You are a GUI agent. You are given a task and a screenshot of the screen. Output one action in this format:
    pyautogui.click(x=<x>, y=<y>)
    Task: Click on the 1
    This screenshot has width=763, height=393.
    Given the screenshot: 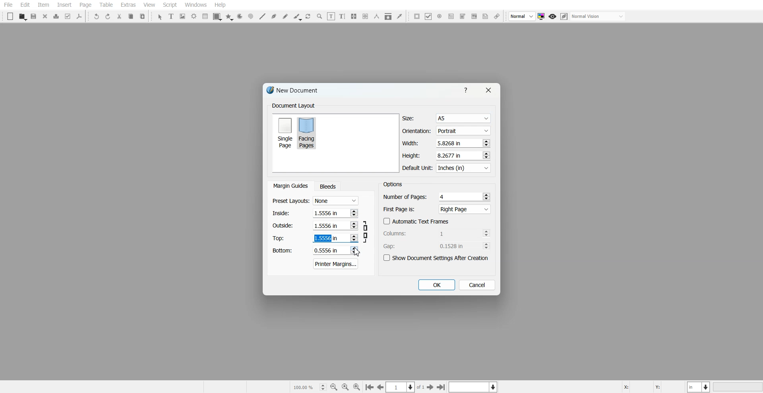 What is the action you would take?
    pyautogui.click(x=453, y=233)
    